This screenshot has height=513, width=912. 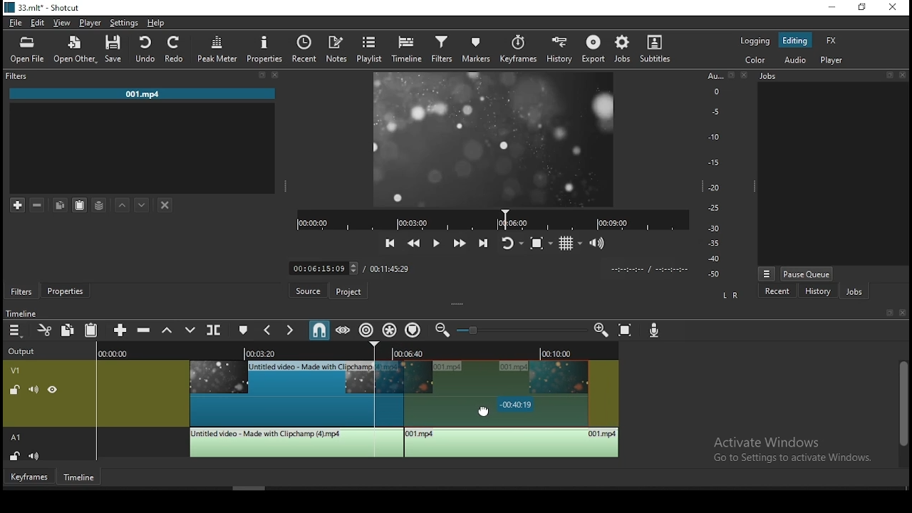 What do you see at coordinates (656, 48) in the screenshot?
I see `subtitle` at bounding box center [656, 48].